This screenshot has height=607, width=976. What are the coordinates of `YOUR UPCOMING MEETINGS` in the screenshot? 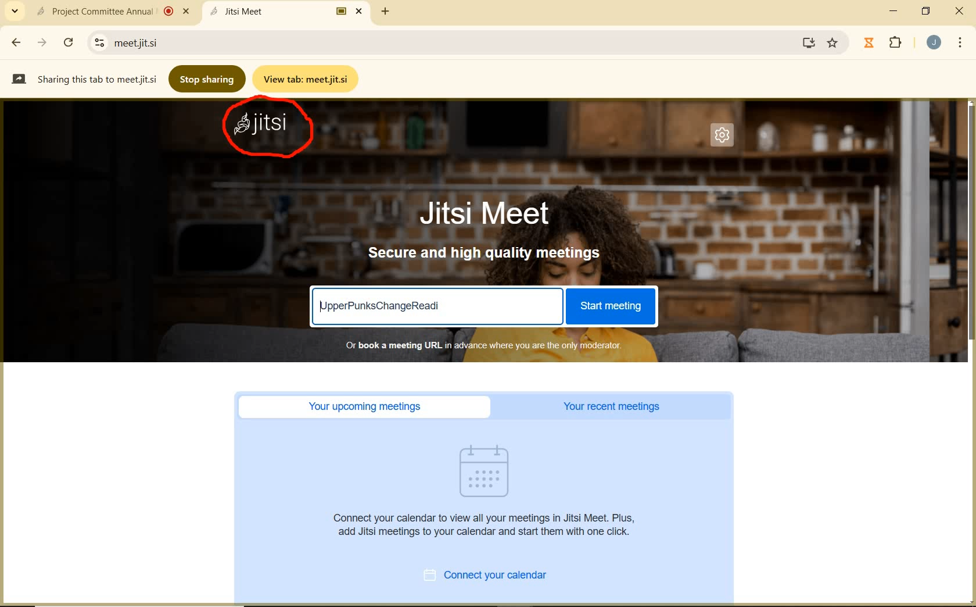 It's located at (368, 407).